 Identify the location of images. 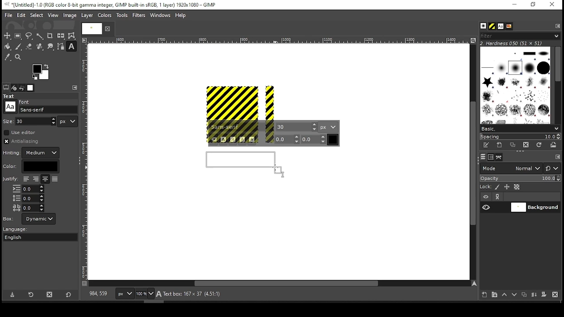
(31, 88).